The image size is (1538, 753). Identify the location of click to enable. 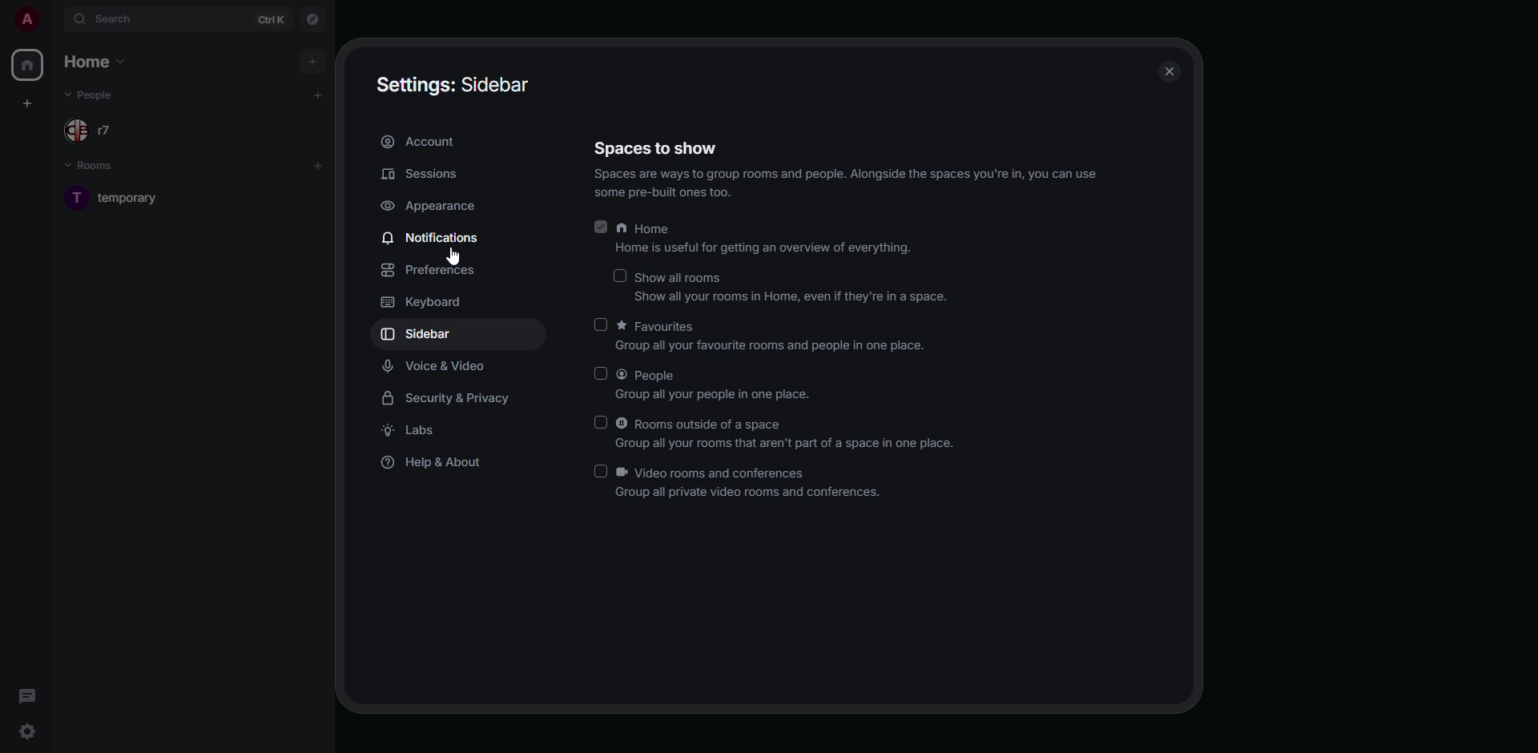
(602, 374).